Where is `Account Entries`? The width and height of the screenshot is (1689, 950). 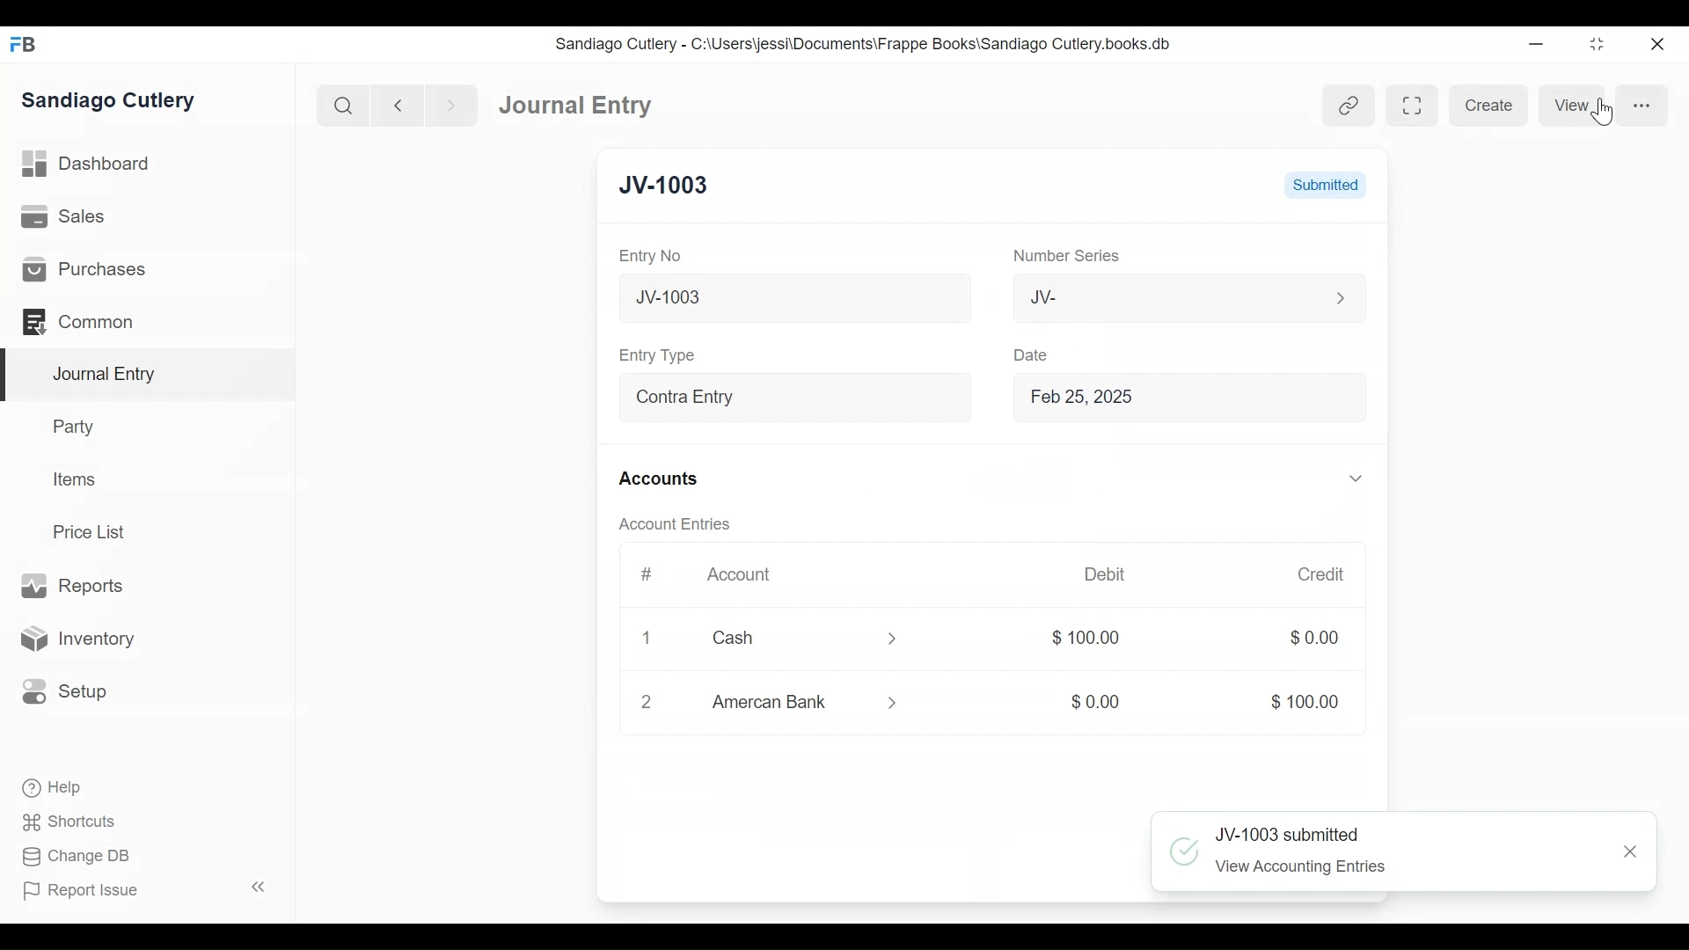
Account Entries is located at coordinates (682, 524).